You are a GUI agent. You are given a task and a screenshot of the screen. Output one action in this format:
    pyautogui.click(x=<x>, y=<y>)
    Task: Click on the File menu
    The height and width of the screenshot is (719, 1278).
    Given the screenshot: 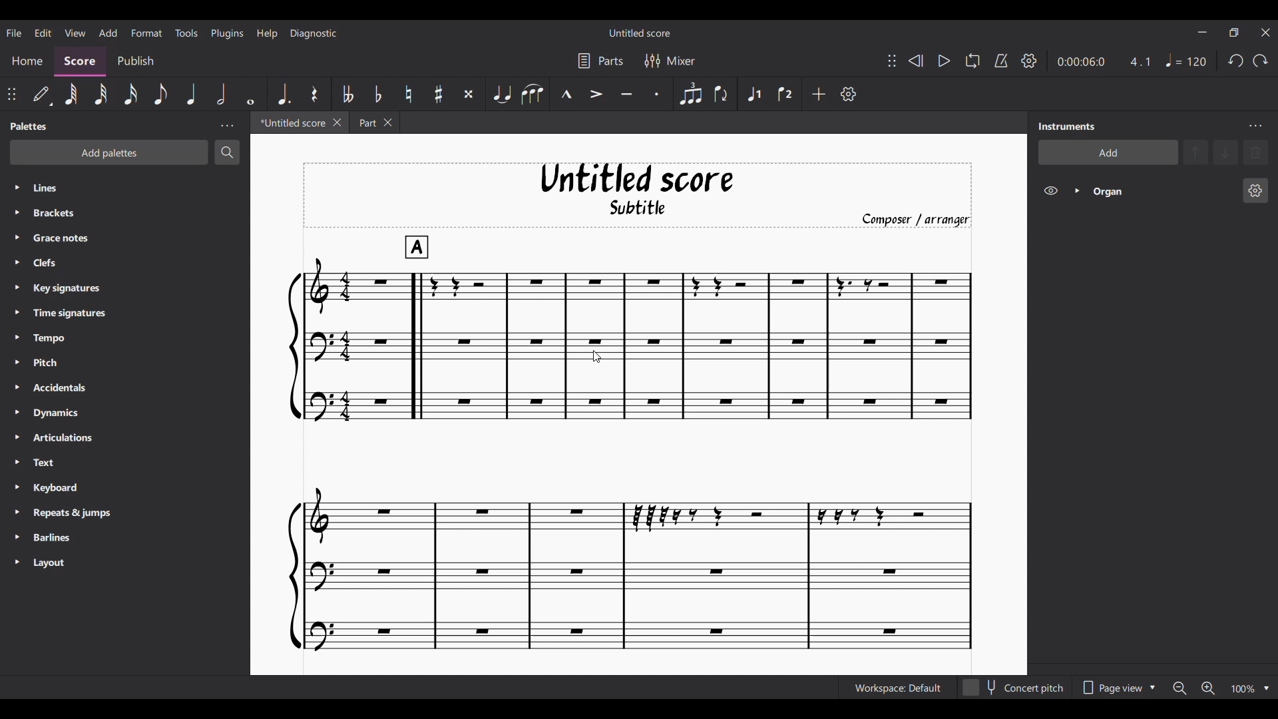 What is the action you would take?
    pyautogui.click(x=14, y=32)
    